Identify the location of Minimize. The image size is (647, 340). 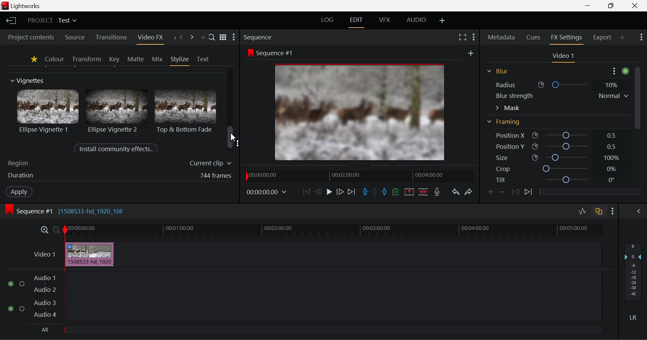
(611, 6).